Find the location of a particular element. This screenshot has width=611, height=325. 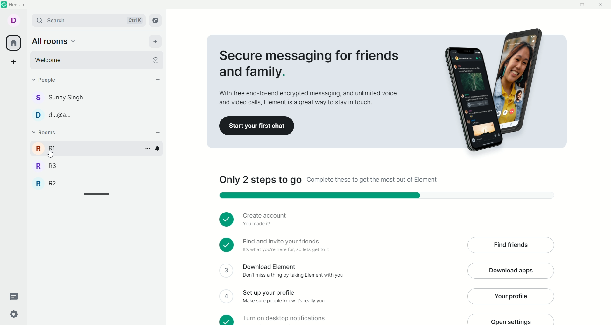

d...@a... chat is located at coordinates (53, 115).